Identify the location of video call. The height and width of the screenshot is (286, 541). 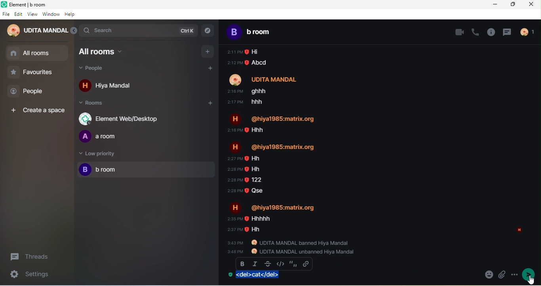
(459, 32).